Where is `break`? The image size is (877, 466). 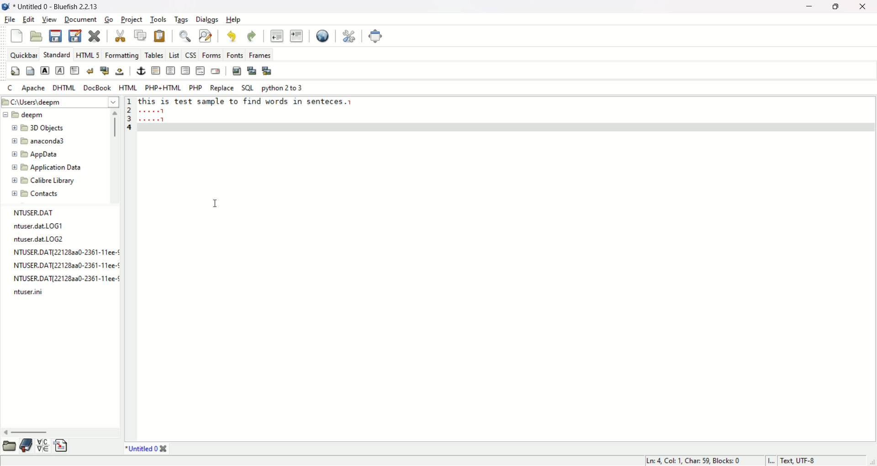 break is located at coordinates (89, 70).